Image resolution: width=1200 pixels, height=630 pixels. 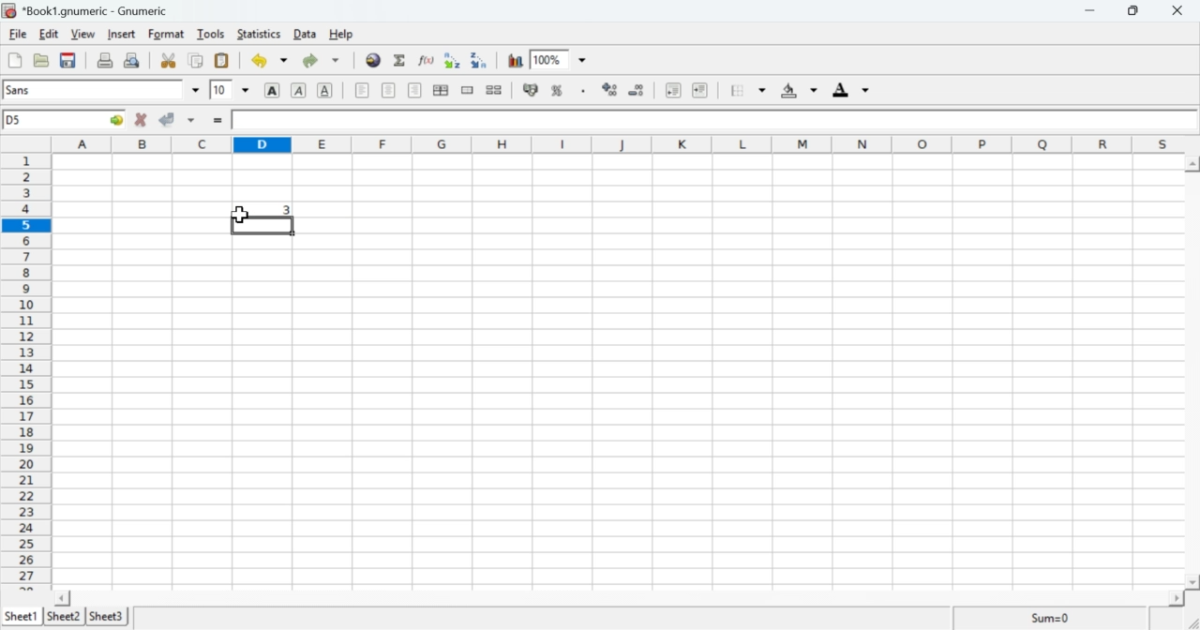 What do you see at coordinates (67, 61) in the screenshot?
I see `Save` at bounding box center [67, 61].